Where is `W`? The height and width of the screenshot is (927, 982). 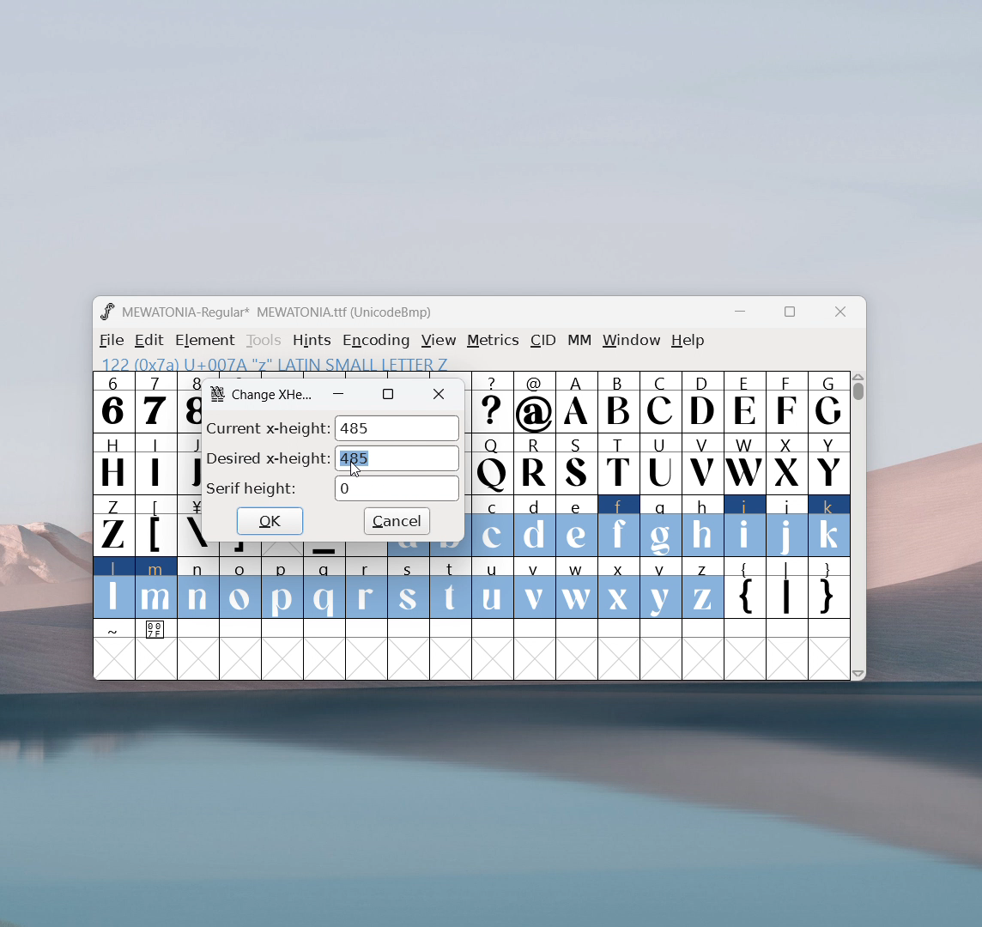
W is located at coordinates (743, 463).